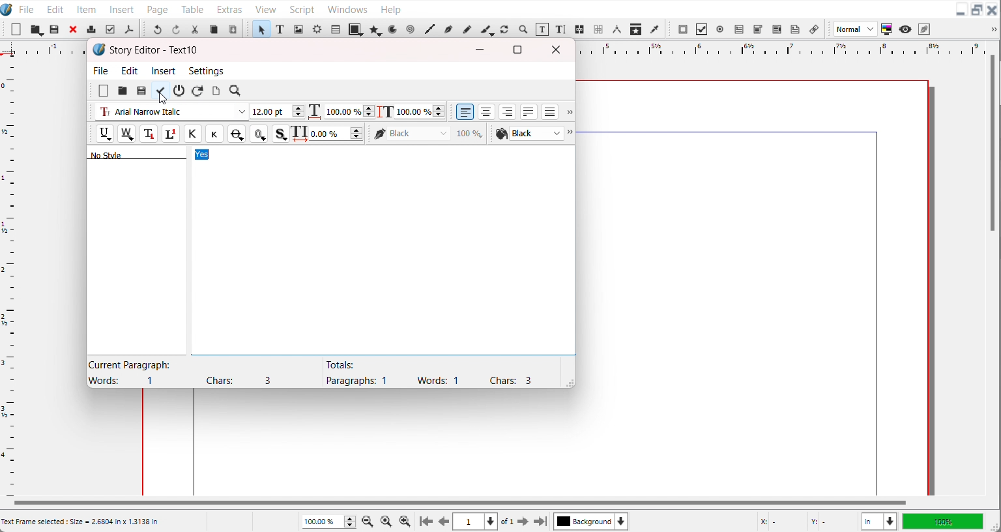 The height and width of the screenshot is (532, 1001). Describe the element at coordinates (448, 29) in the screenshot. I see `Bezier curve` at that location.